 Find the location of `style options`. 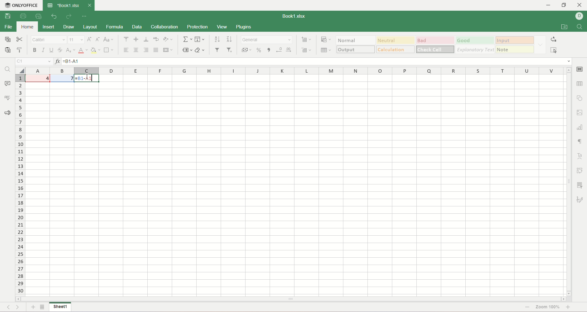

style options is located at coordinates (541, 44).